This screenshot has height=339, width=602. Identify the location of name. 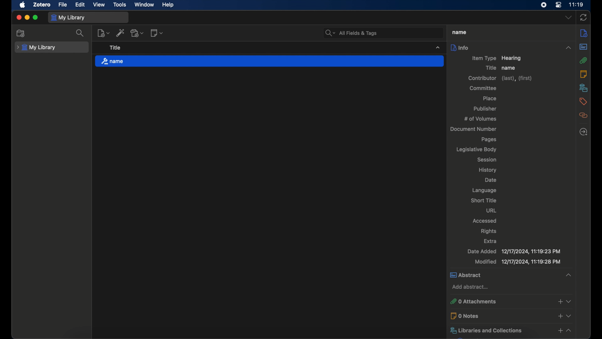
(510, 68).